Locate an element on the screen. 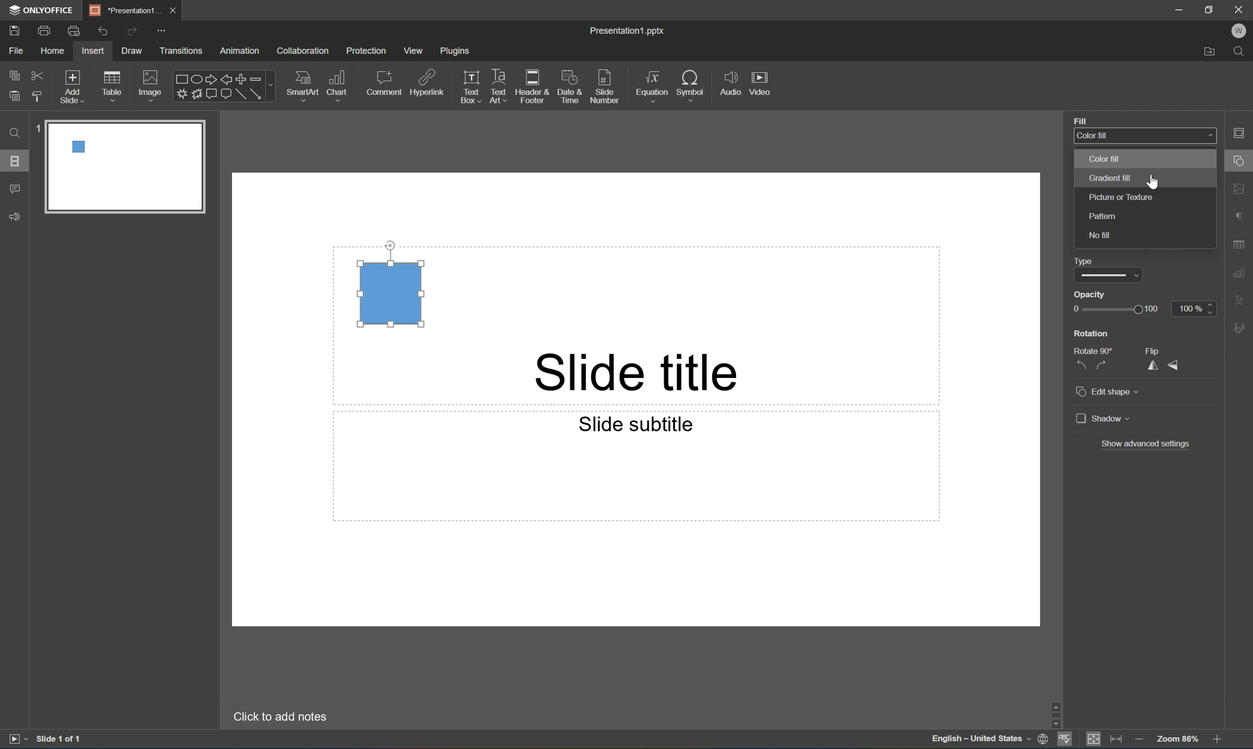 This screenshot has width=1253, height=749. 1 is located at coordinates (38, 128).